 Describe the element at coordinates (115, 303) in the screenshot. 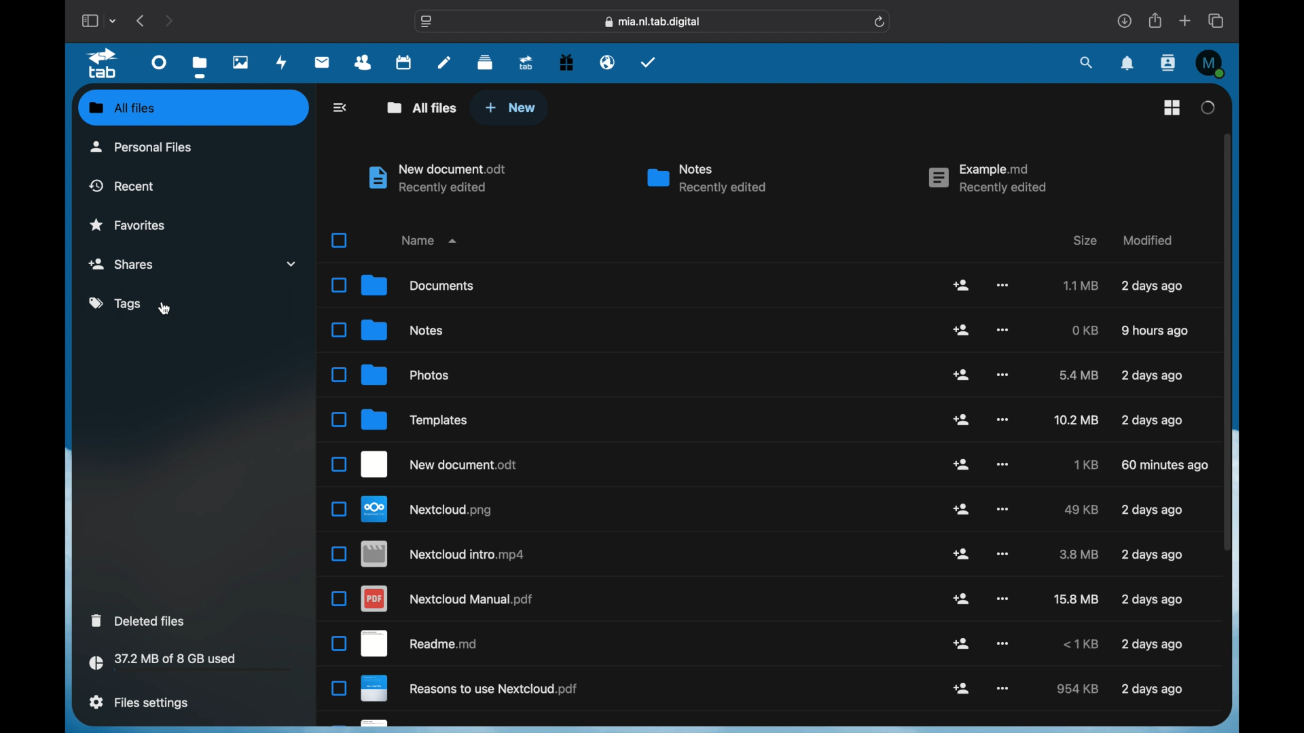

I see `tags` at that location.